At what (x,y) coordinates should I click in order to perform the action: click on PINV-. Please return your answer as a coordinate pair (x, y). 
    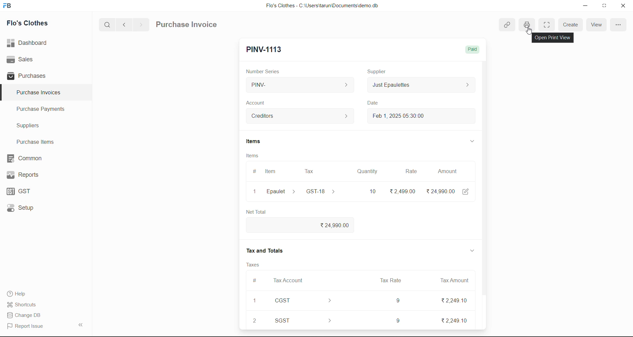
    Looking at the image, I should click on (300, 85).